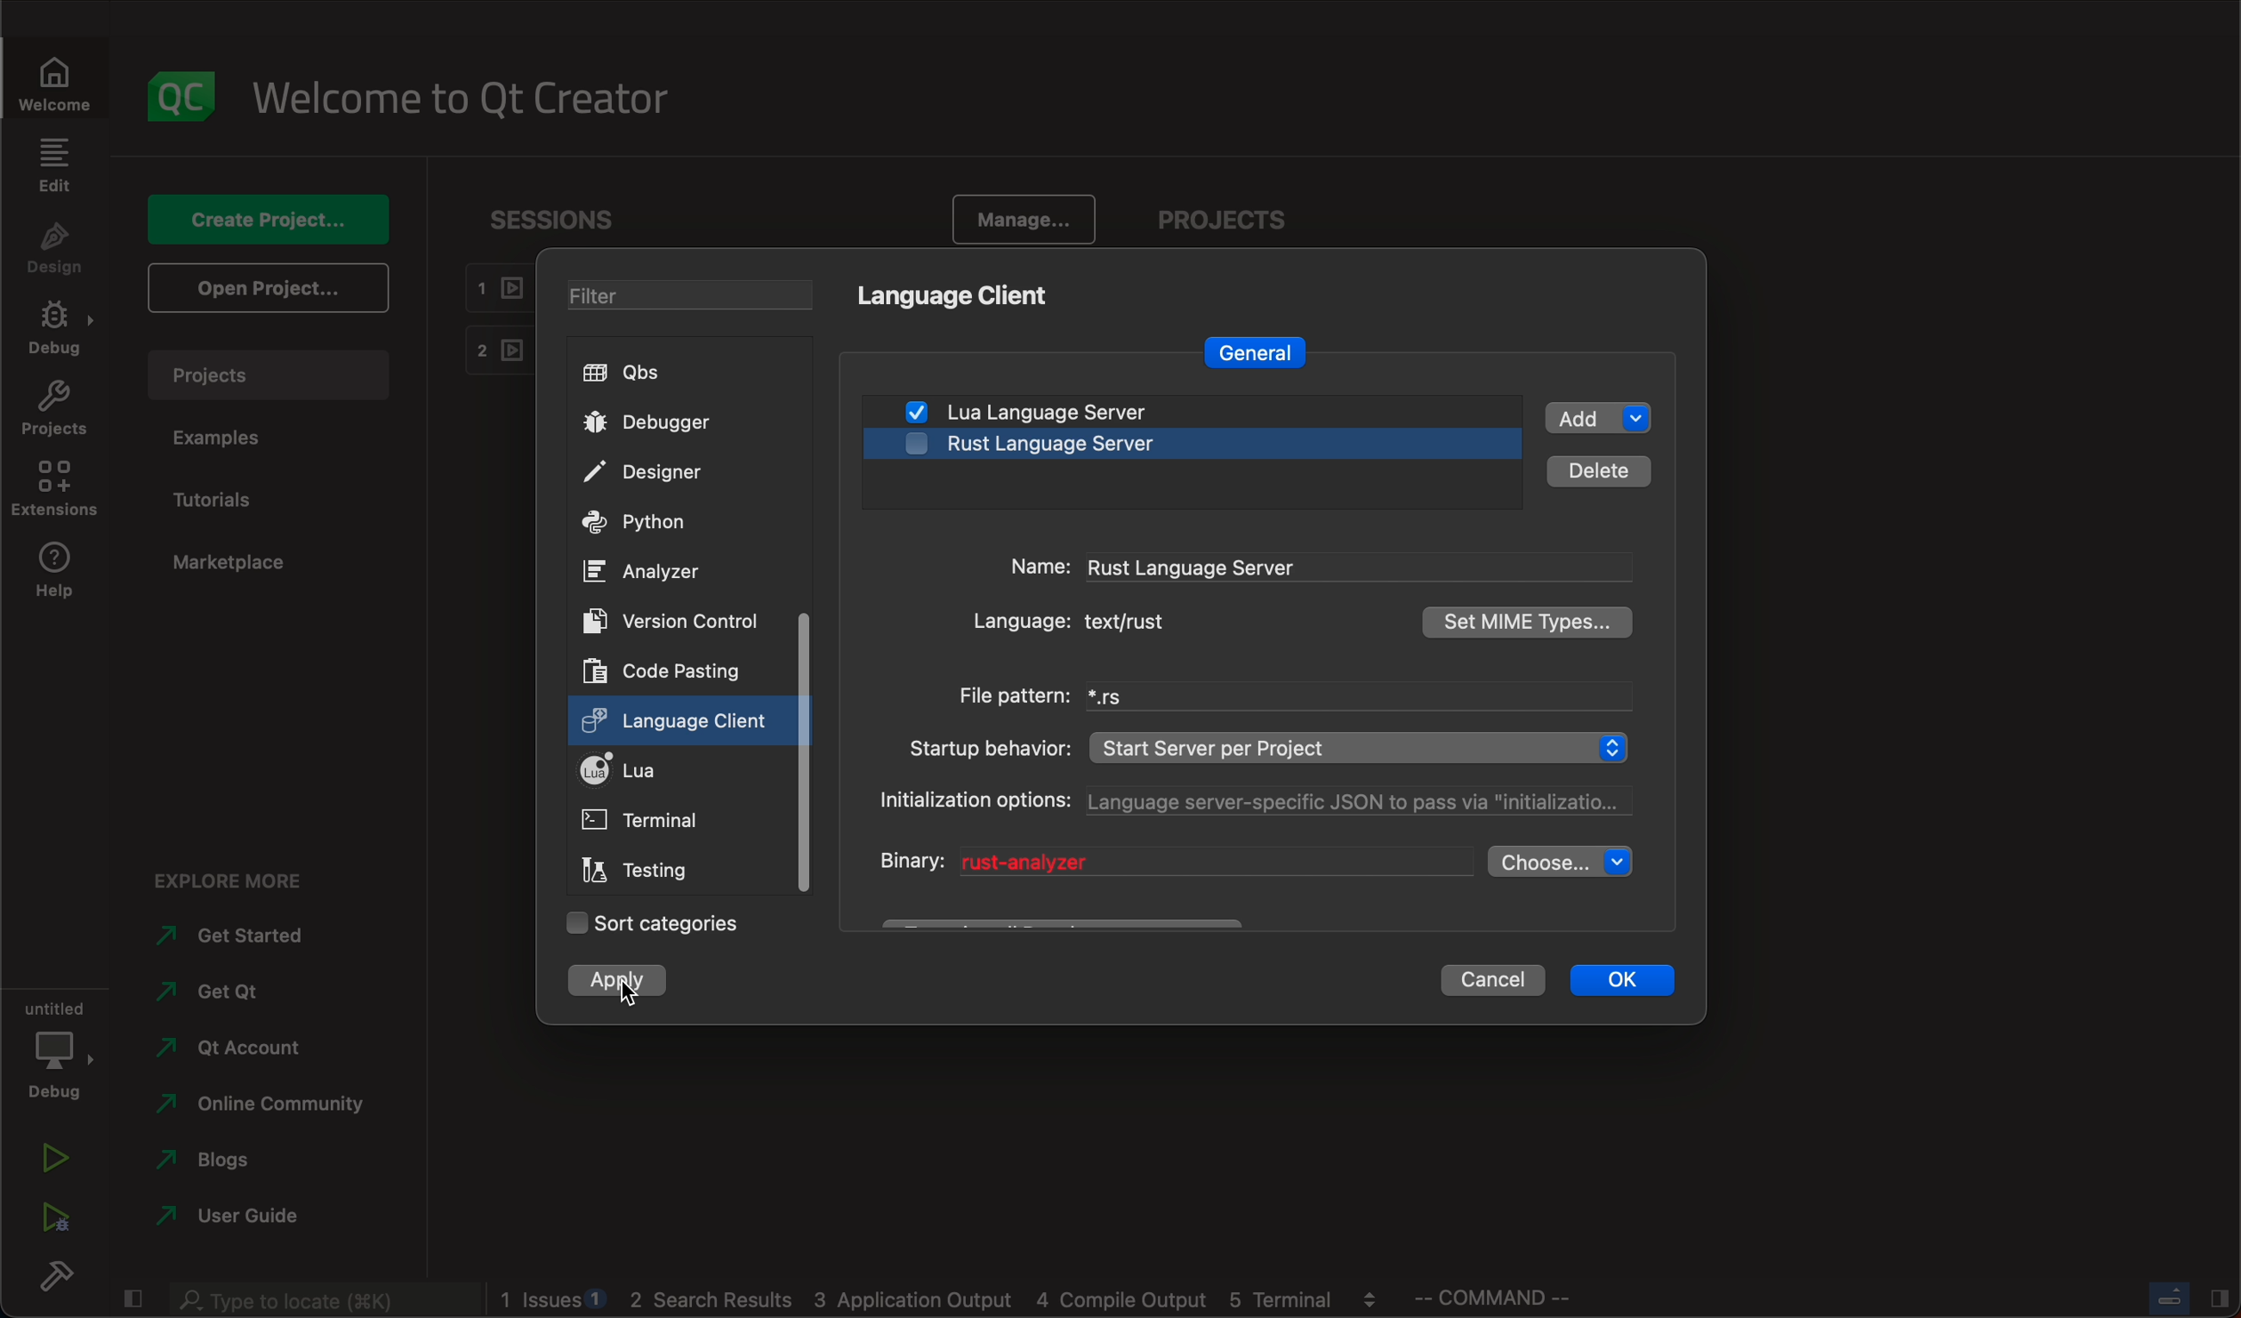  Describe the element at coordinates (55, 79) in the screenshot. I see `welcome` at that location.